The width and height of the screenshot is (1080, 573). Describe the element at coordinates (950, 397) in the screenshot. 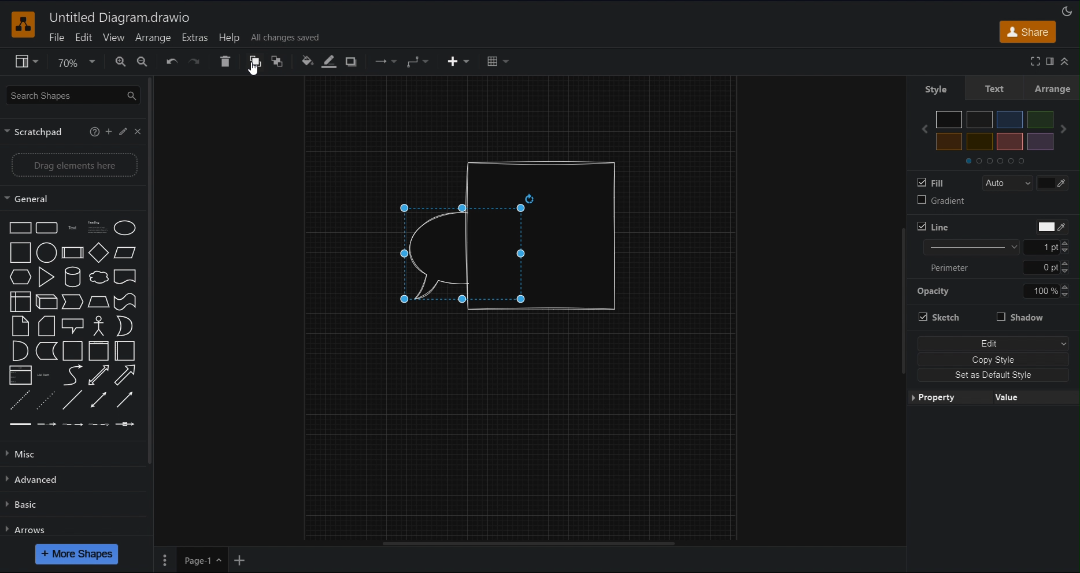

I see `Property ` at that location.